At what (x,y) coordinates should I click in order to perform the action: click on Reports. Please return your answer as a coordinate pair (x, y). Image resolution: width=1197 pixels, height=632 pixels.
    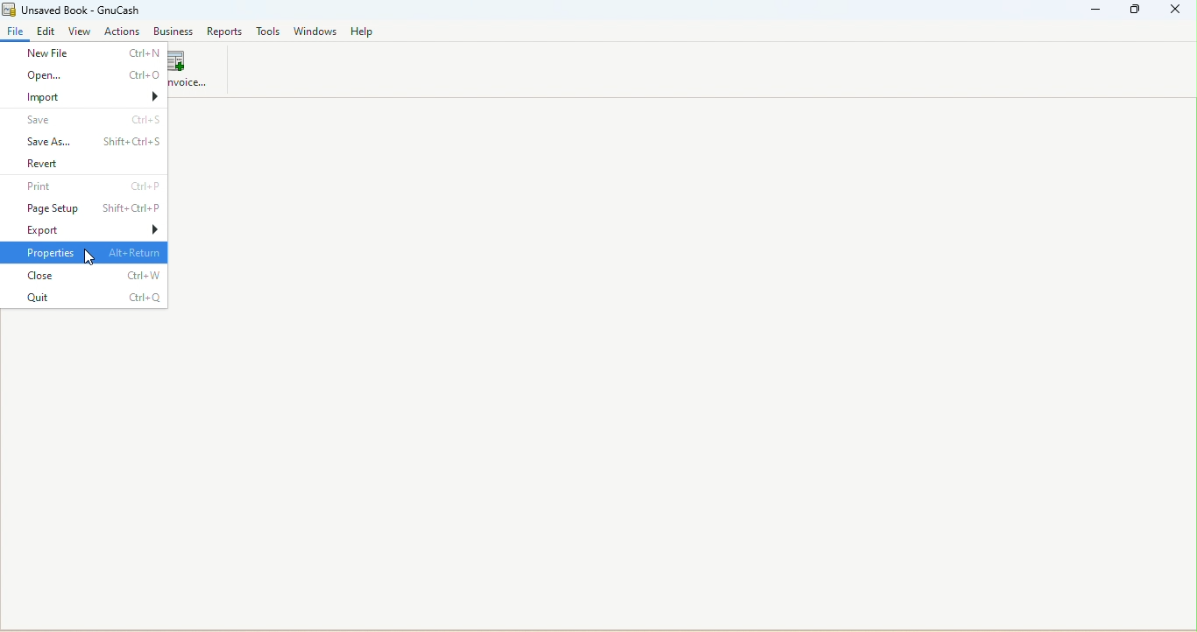
    Looking at the image, I should click on (222, 31).